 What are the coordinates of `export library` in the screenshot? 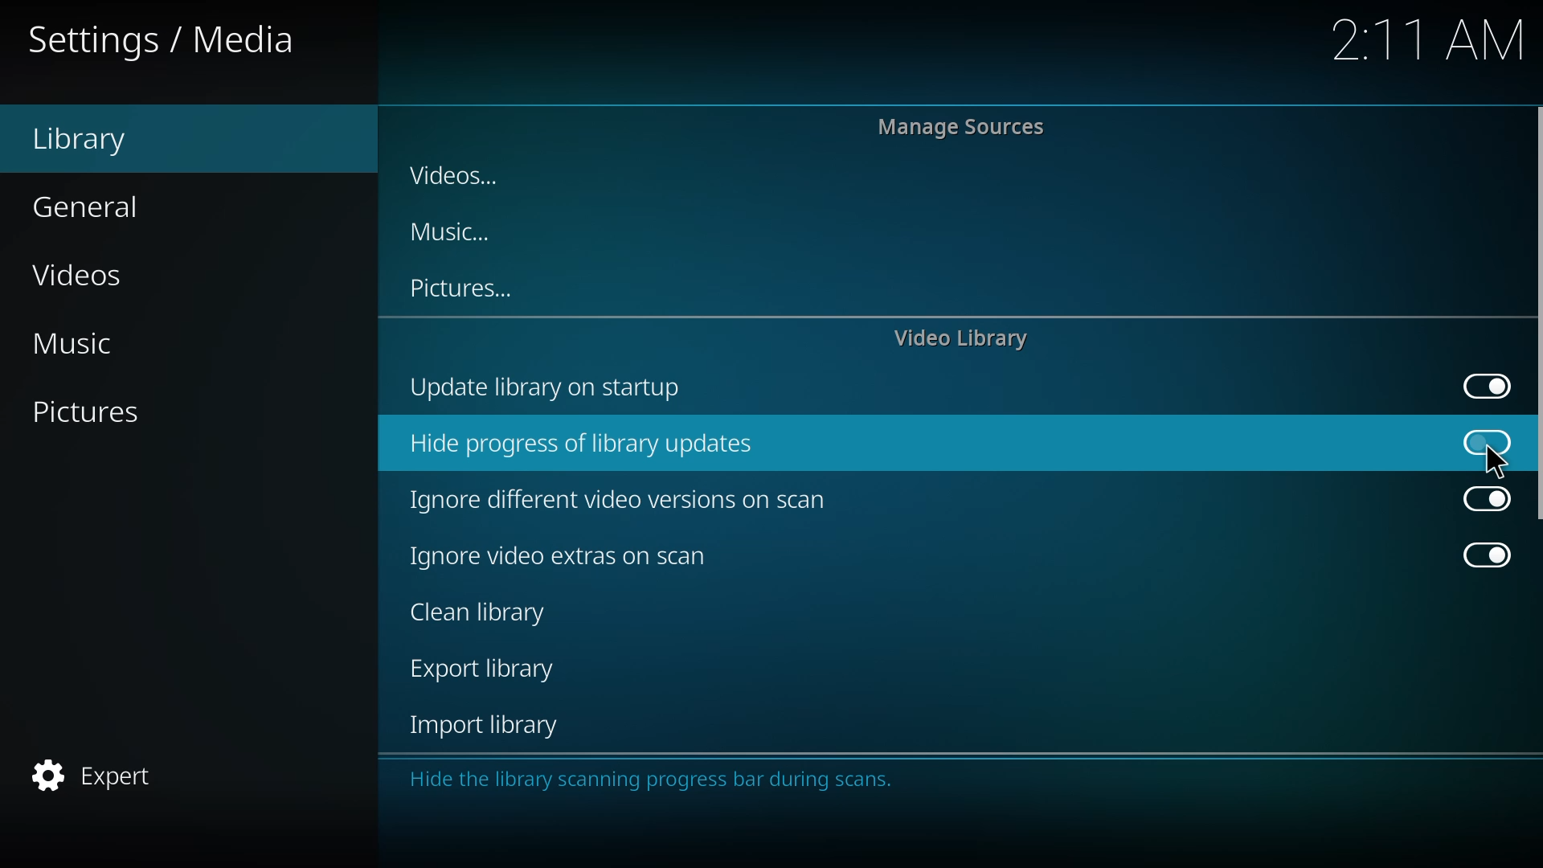 It's located at (485, 671).